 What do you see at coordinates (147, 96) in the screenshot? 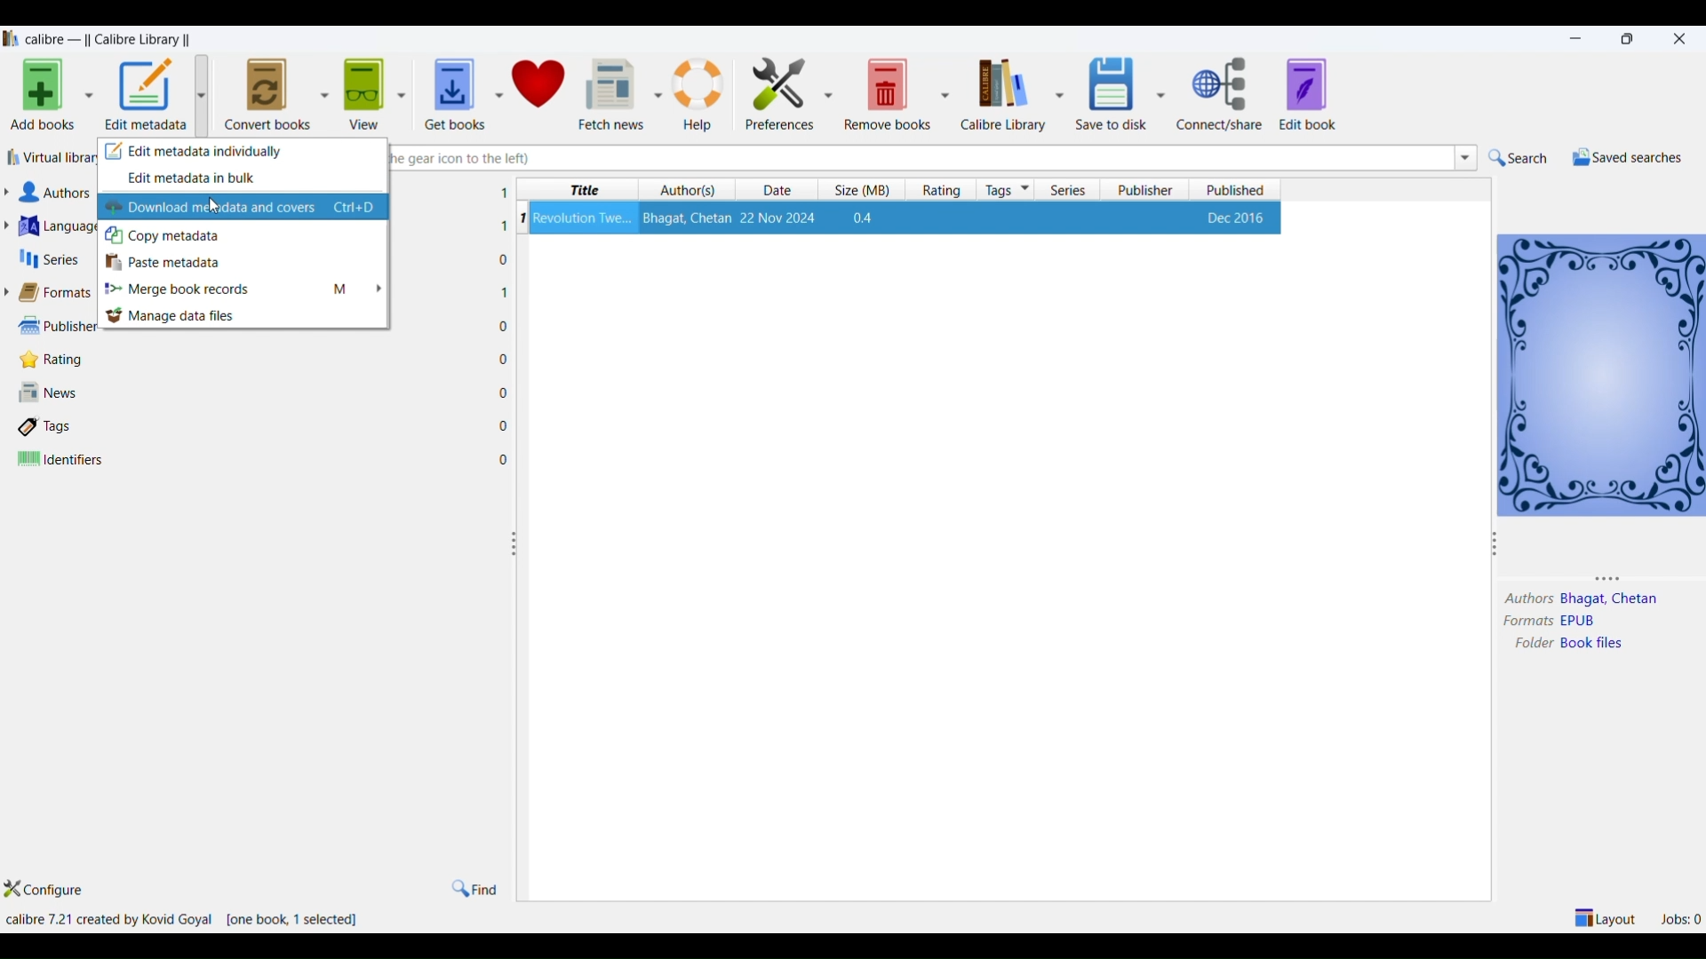
I see `edit metadata` at bounding box center [147, 96].